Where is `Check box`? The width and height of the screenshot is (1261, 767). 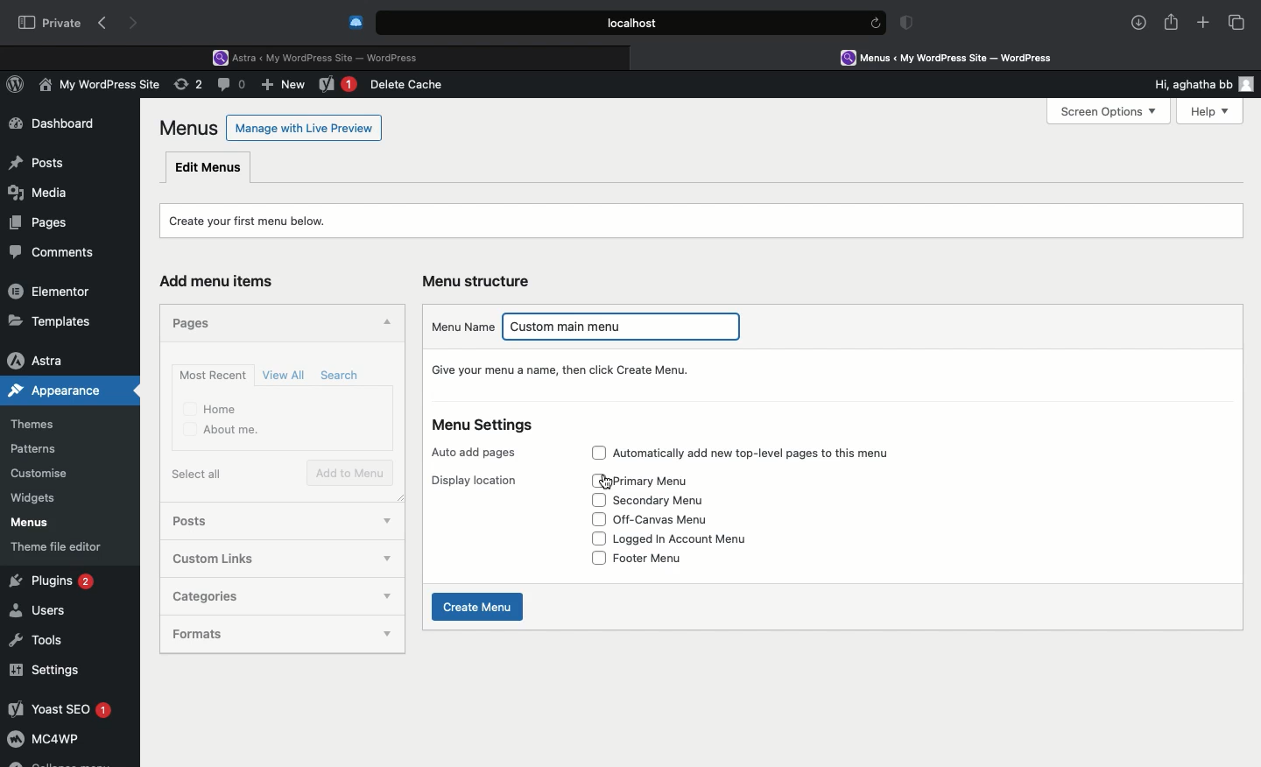 Check box is located at coordinates (593, 453).